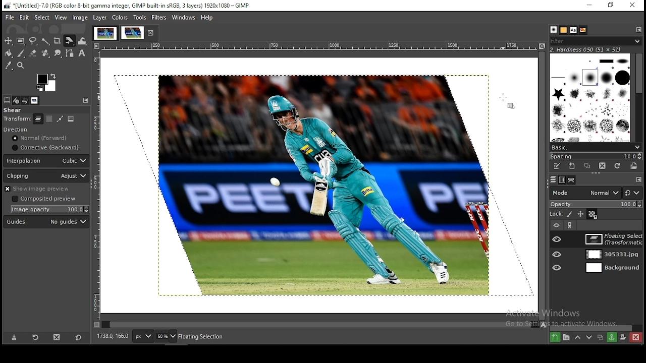 This screenshot has width=646, height=363. Describe the element at coordinates (33, 53) in the screenshot. I see `` at that location.